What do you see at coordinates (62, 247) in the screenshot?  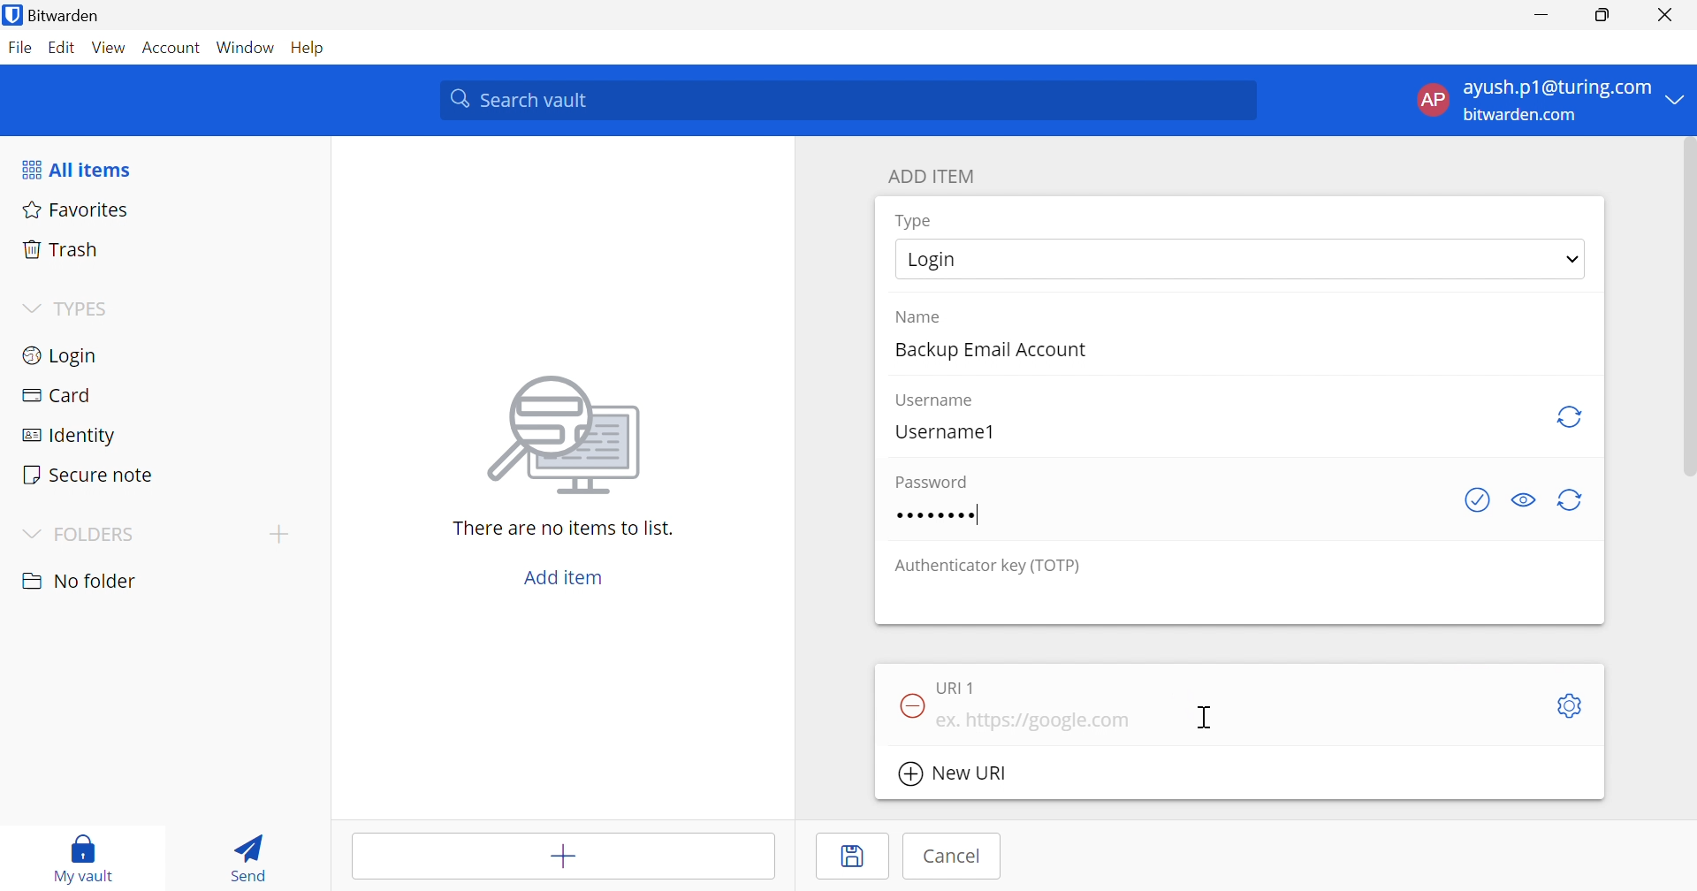 I see `Trash` at bounding box center [62, 247].